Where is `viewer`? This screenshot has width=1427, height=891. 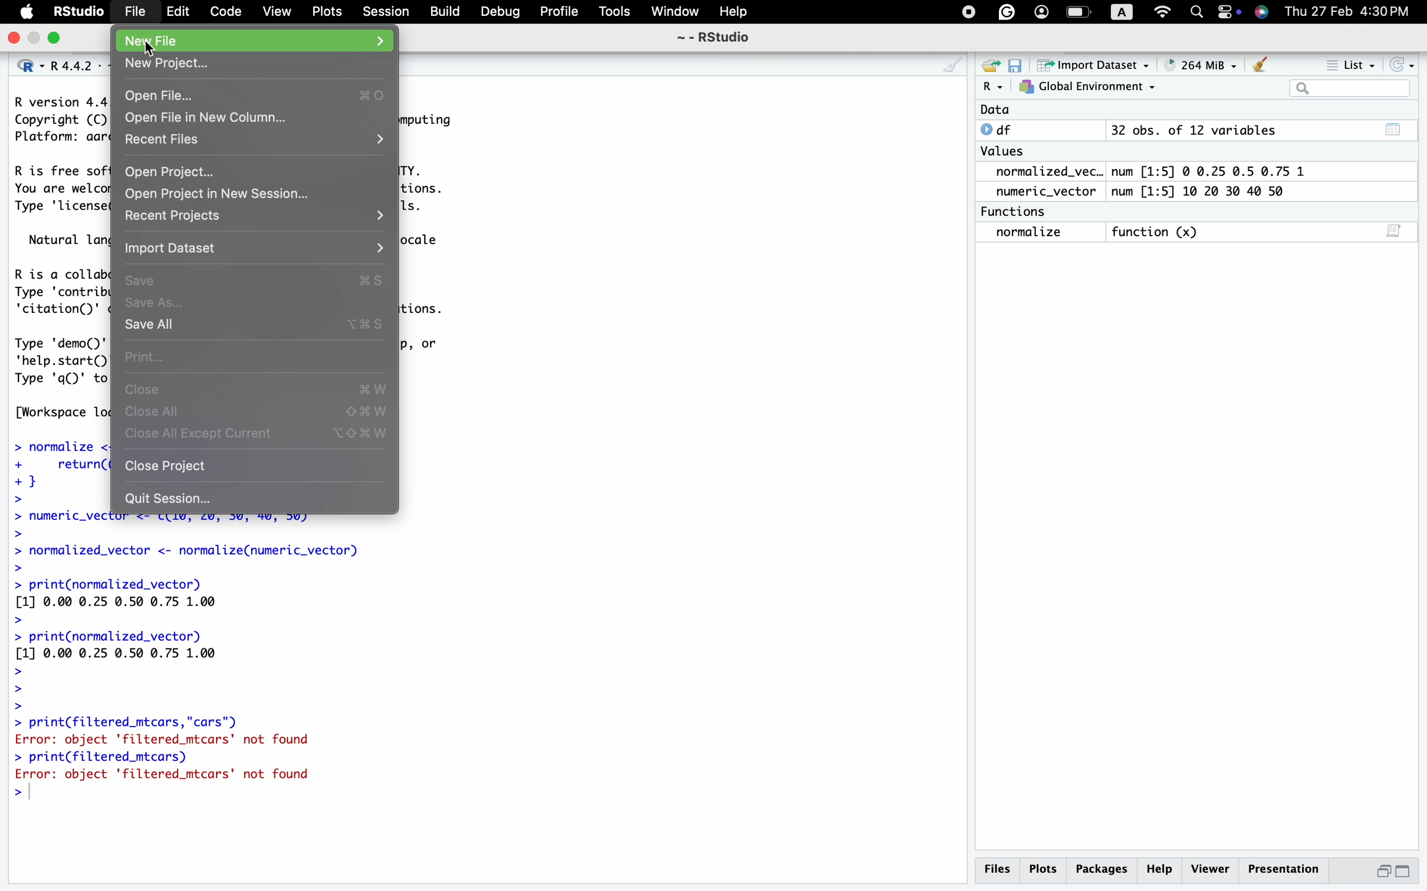
viewer is located at coordinates (1211, 869).